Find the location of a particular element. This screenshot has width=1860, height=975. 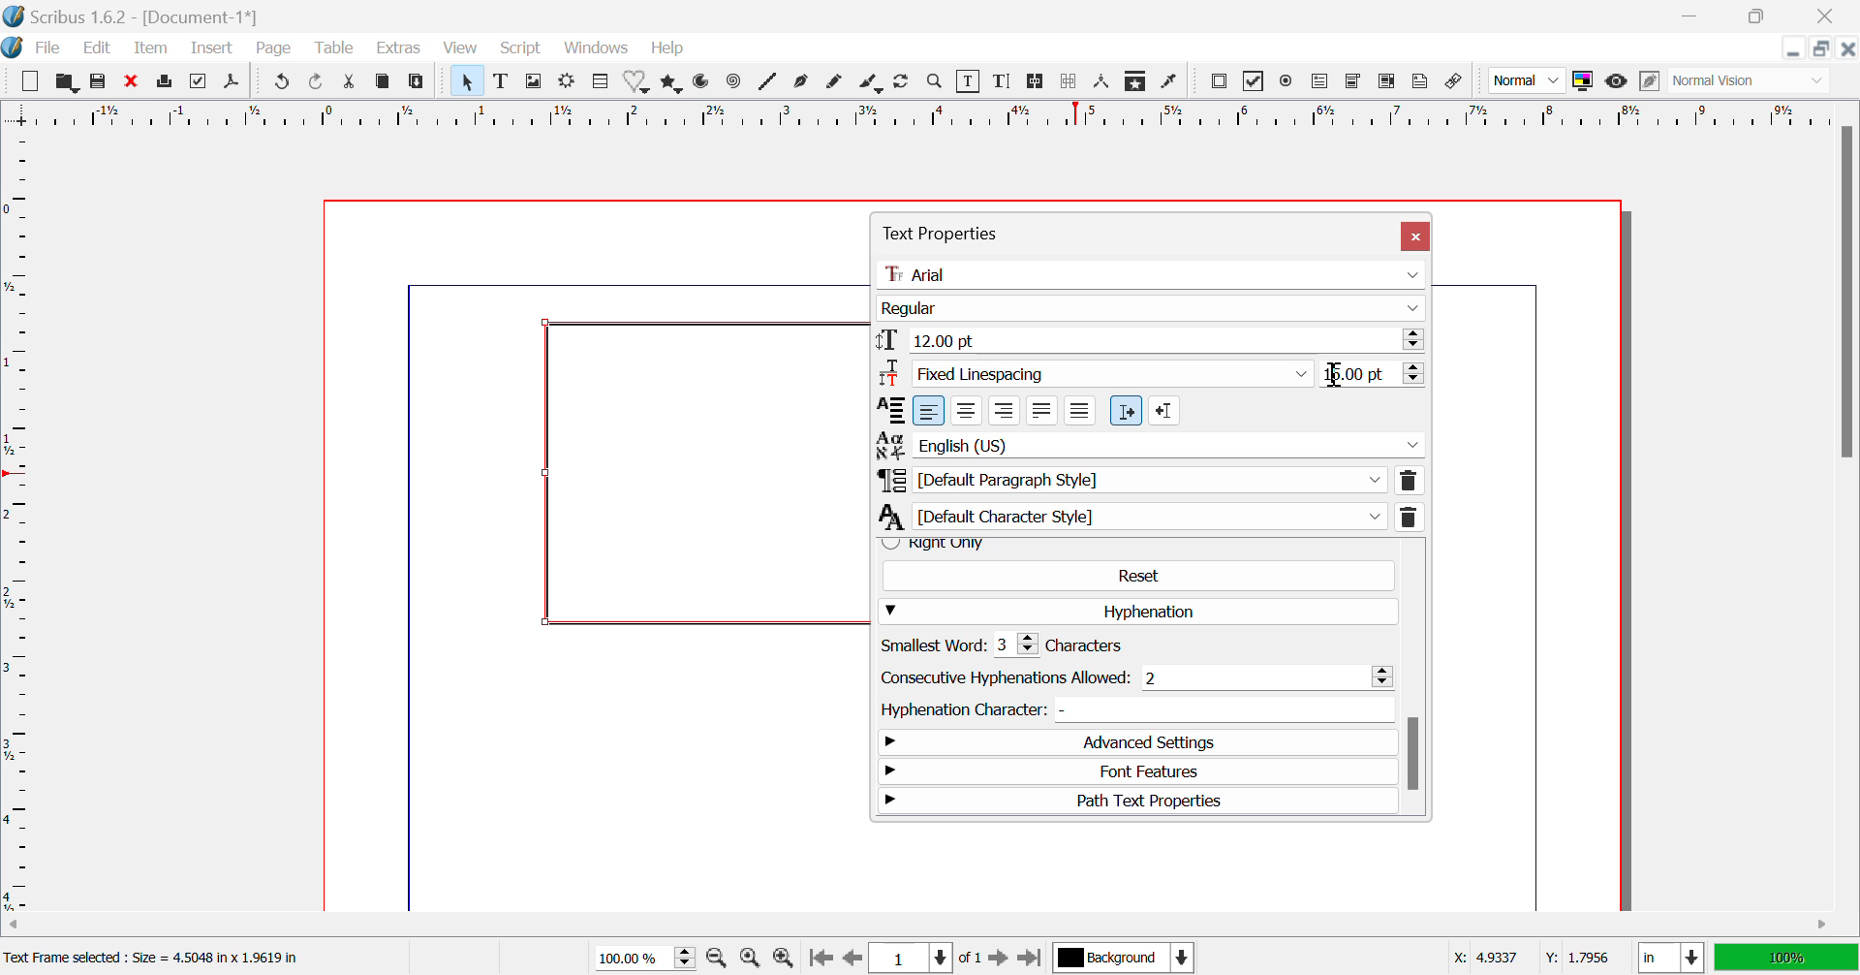

25.00 pt is located at coordinates (1374, 375).